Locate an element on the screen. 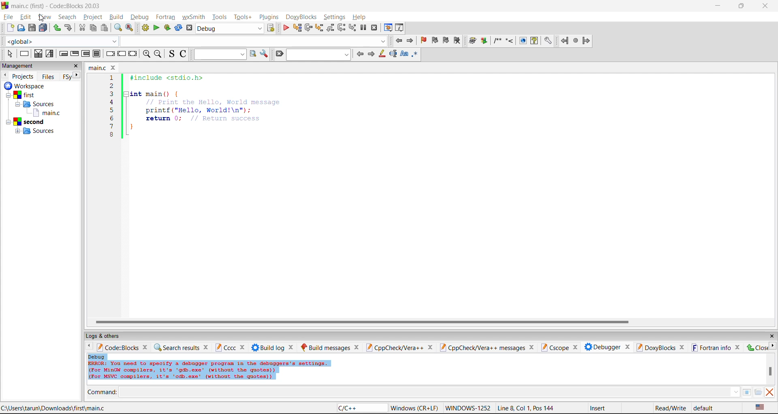 This screenshot has width=778, height=414. save all is located at coordinates (43, 28).